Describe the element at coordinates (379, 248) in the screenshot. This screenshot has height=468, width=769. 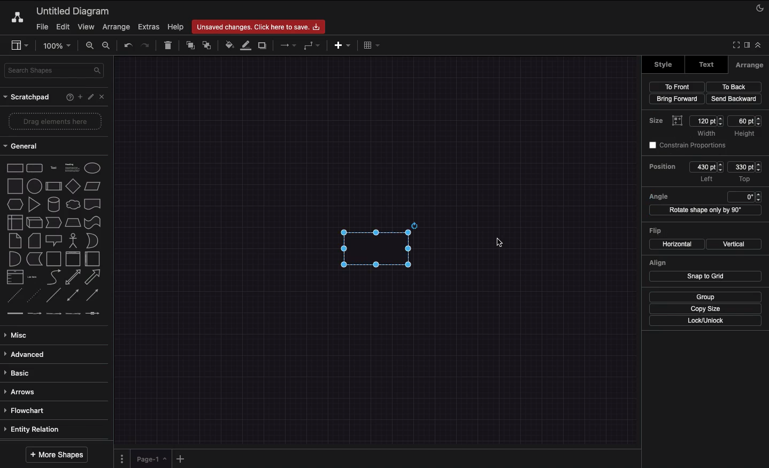
I see `Shape` at that location.